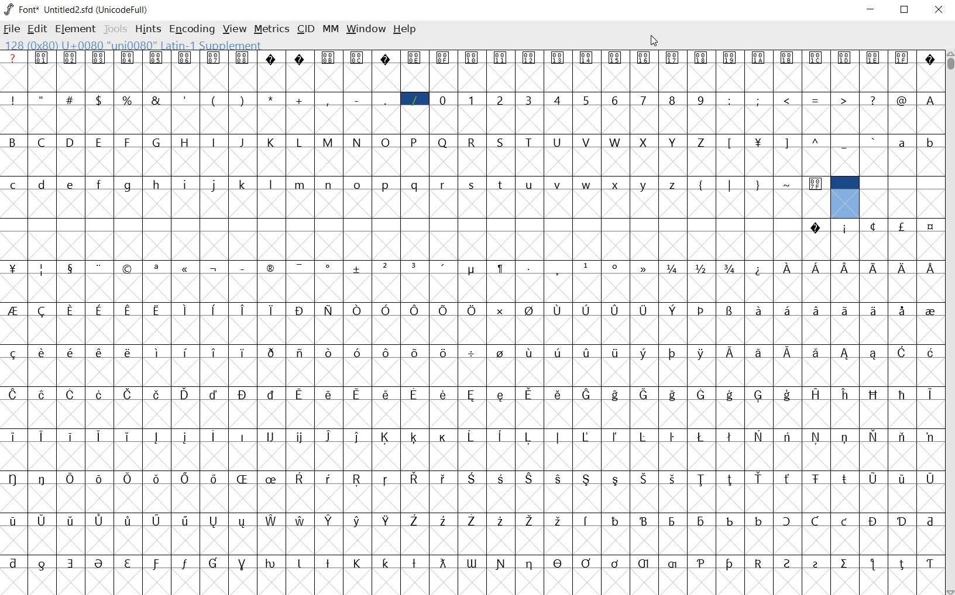  What do you see at coordinates (270, 437) in the screenshot?
I see `Symbol` at bounding box center [270, 437].